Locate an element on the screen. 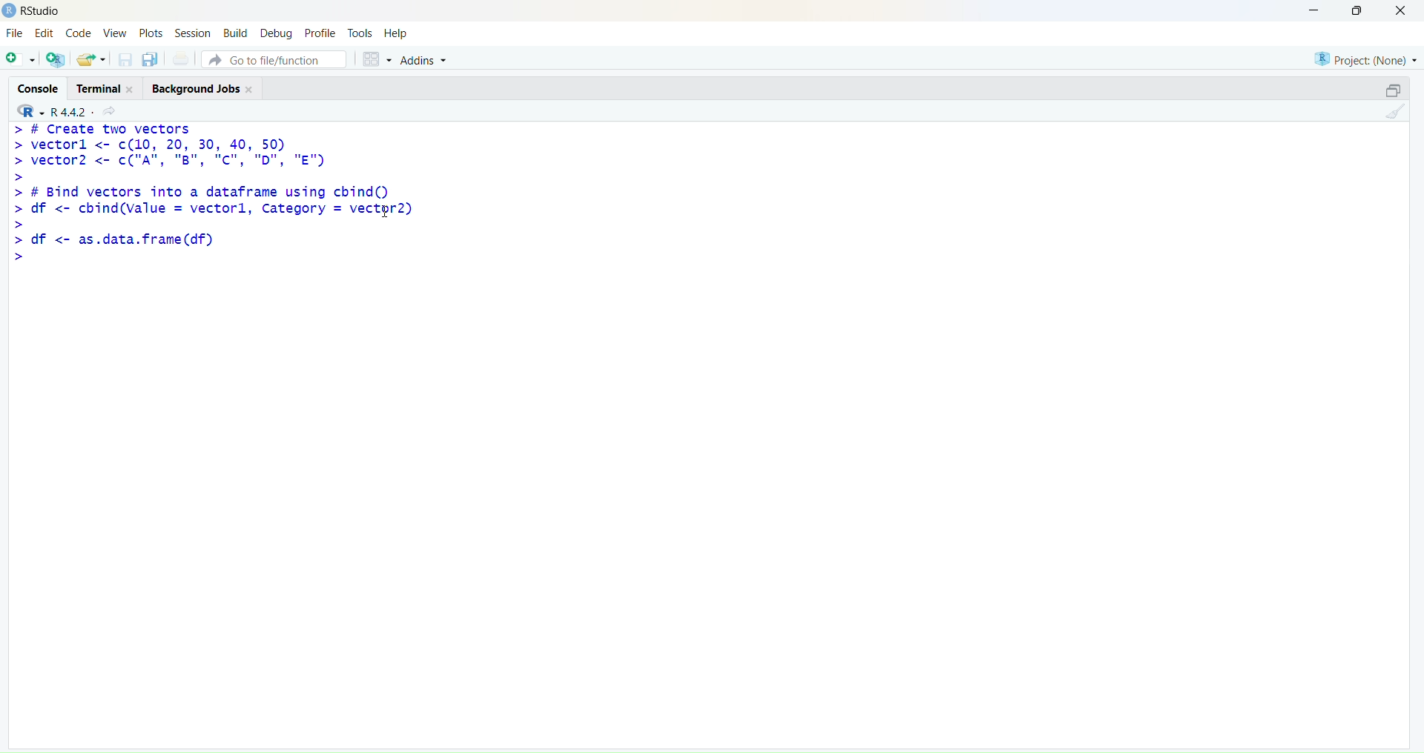 This screenshot has width=1424, height=753. View is located at coordinates (114, 33).